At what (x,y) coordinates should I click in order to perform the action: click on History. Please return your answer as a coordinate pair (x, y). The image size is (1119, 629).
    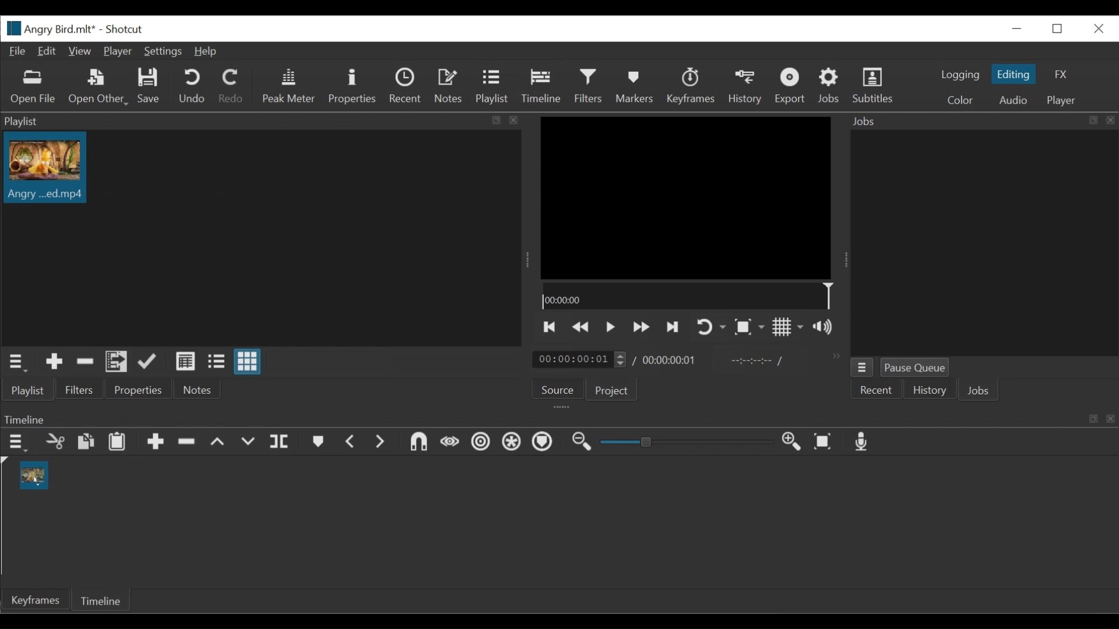
    Looking at the image, I should click on (746, 87).